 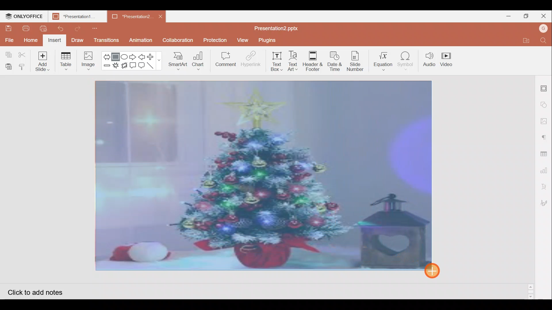 I want to click on Hyperlink, so click(x=251, y=60).